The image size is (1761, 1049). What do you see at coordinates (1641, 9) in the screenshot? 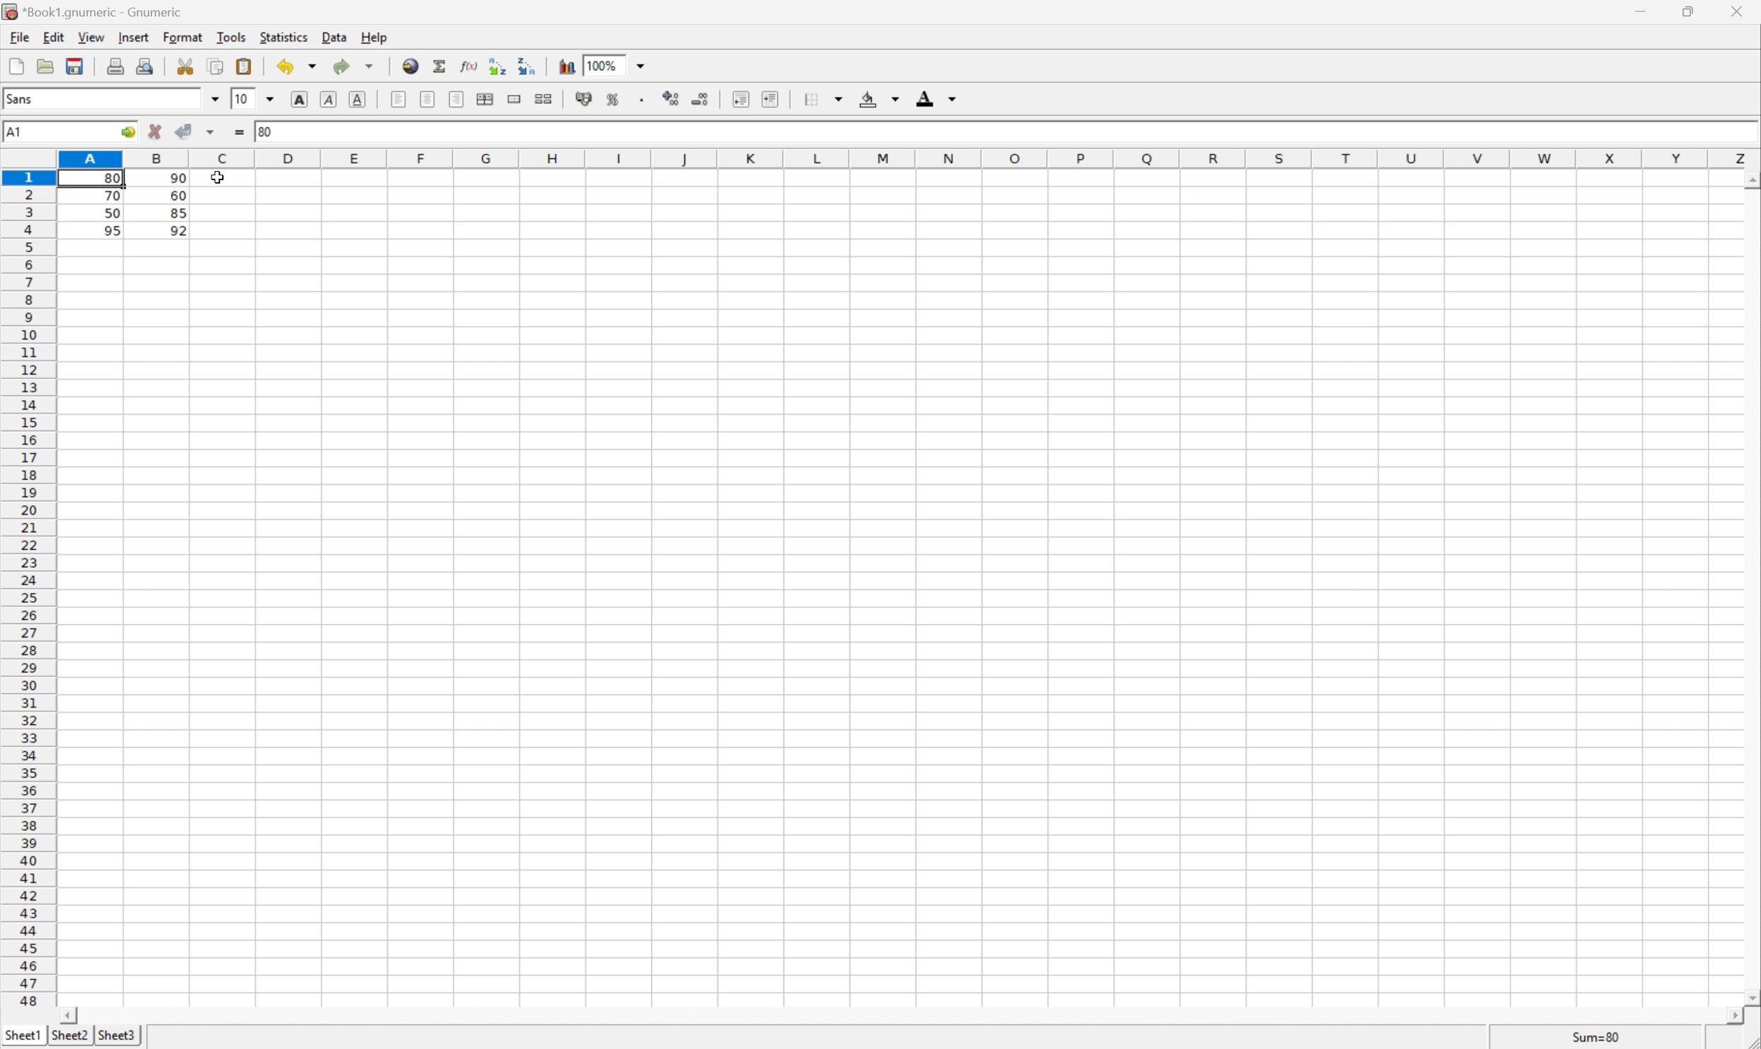
I see `Minimize` at bounding box center [1641, 9].